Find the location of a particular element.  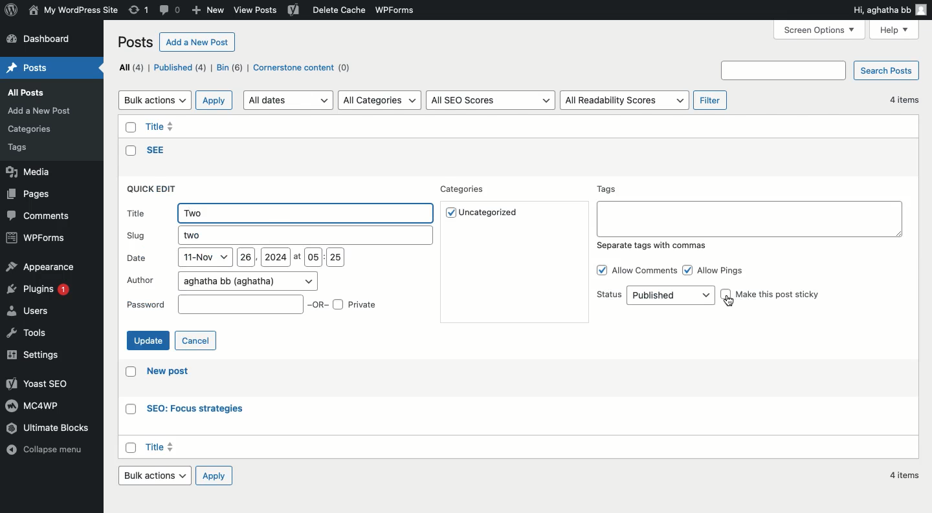

Ultimate blocks is located at coordinates (58, 428).